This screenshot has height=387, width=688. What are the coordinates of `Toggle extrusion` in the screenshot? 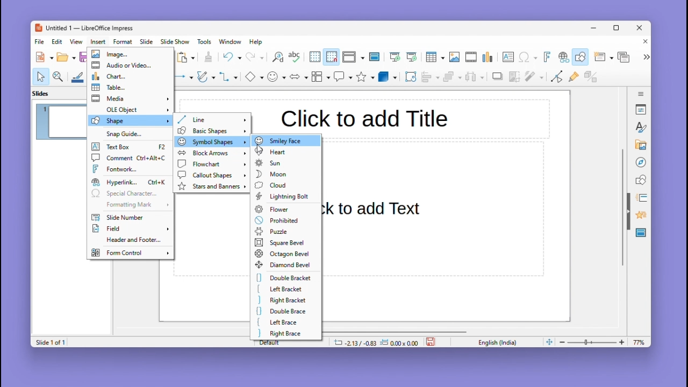 It's located at (591, 77).